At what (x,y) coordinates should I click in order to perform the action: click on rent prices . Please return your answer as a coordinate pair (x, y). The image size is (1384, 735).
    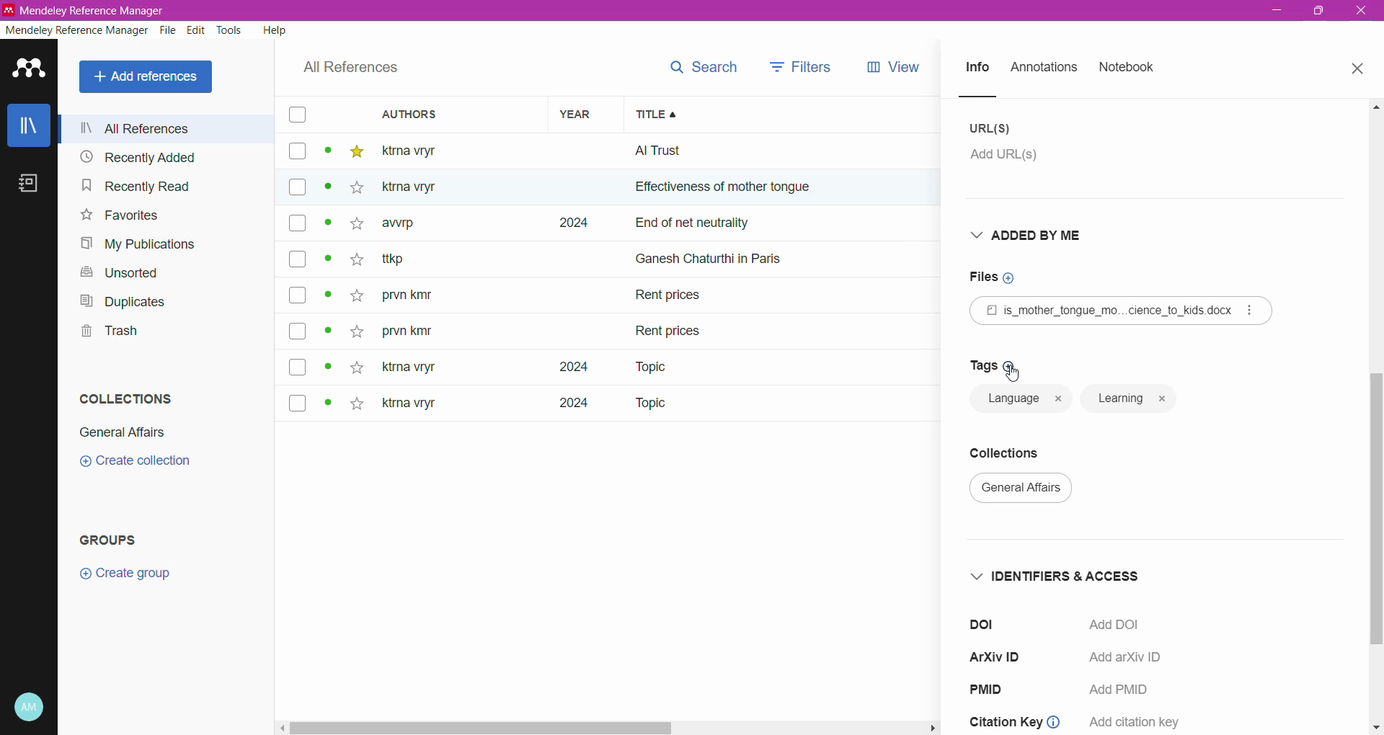
    Looking at the image, I should click on (670, 329).